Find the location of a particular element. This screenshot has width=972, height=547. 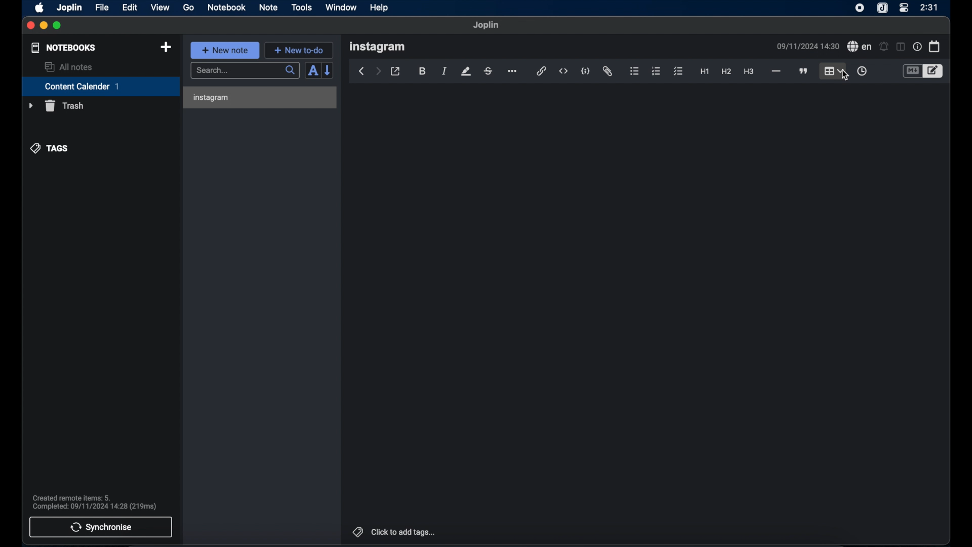

content calendar 1 is located at coordinates (101, 86).